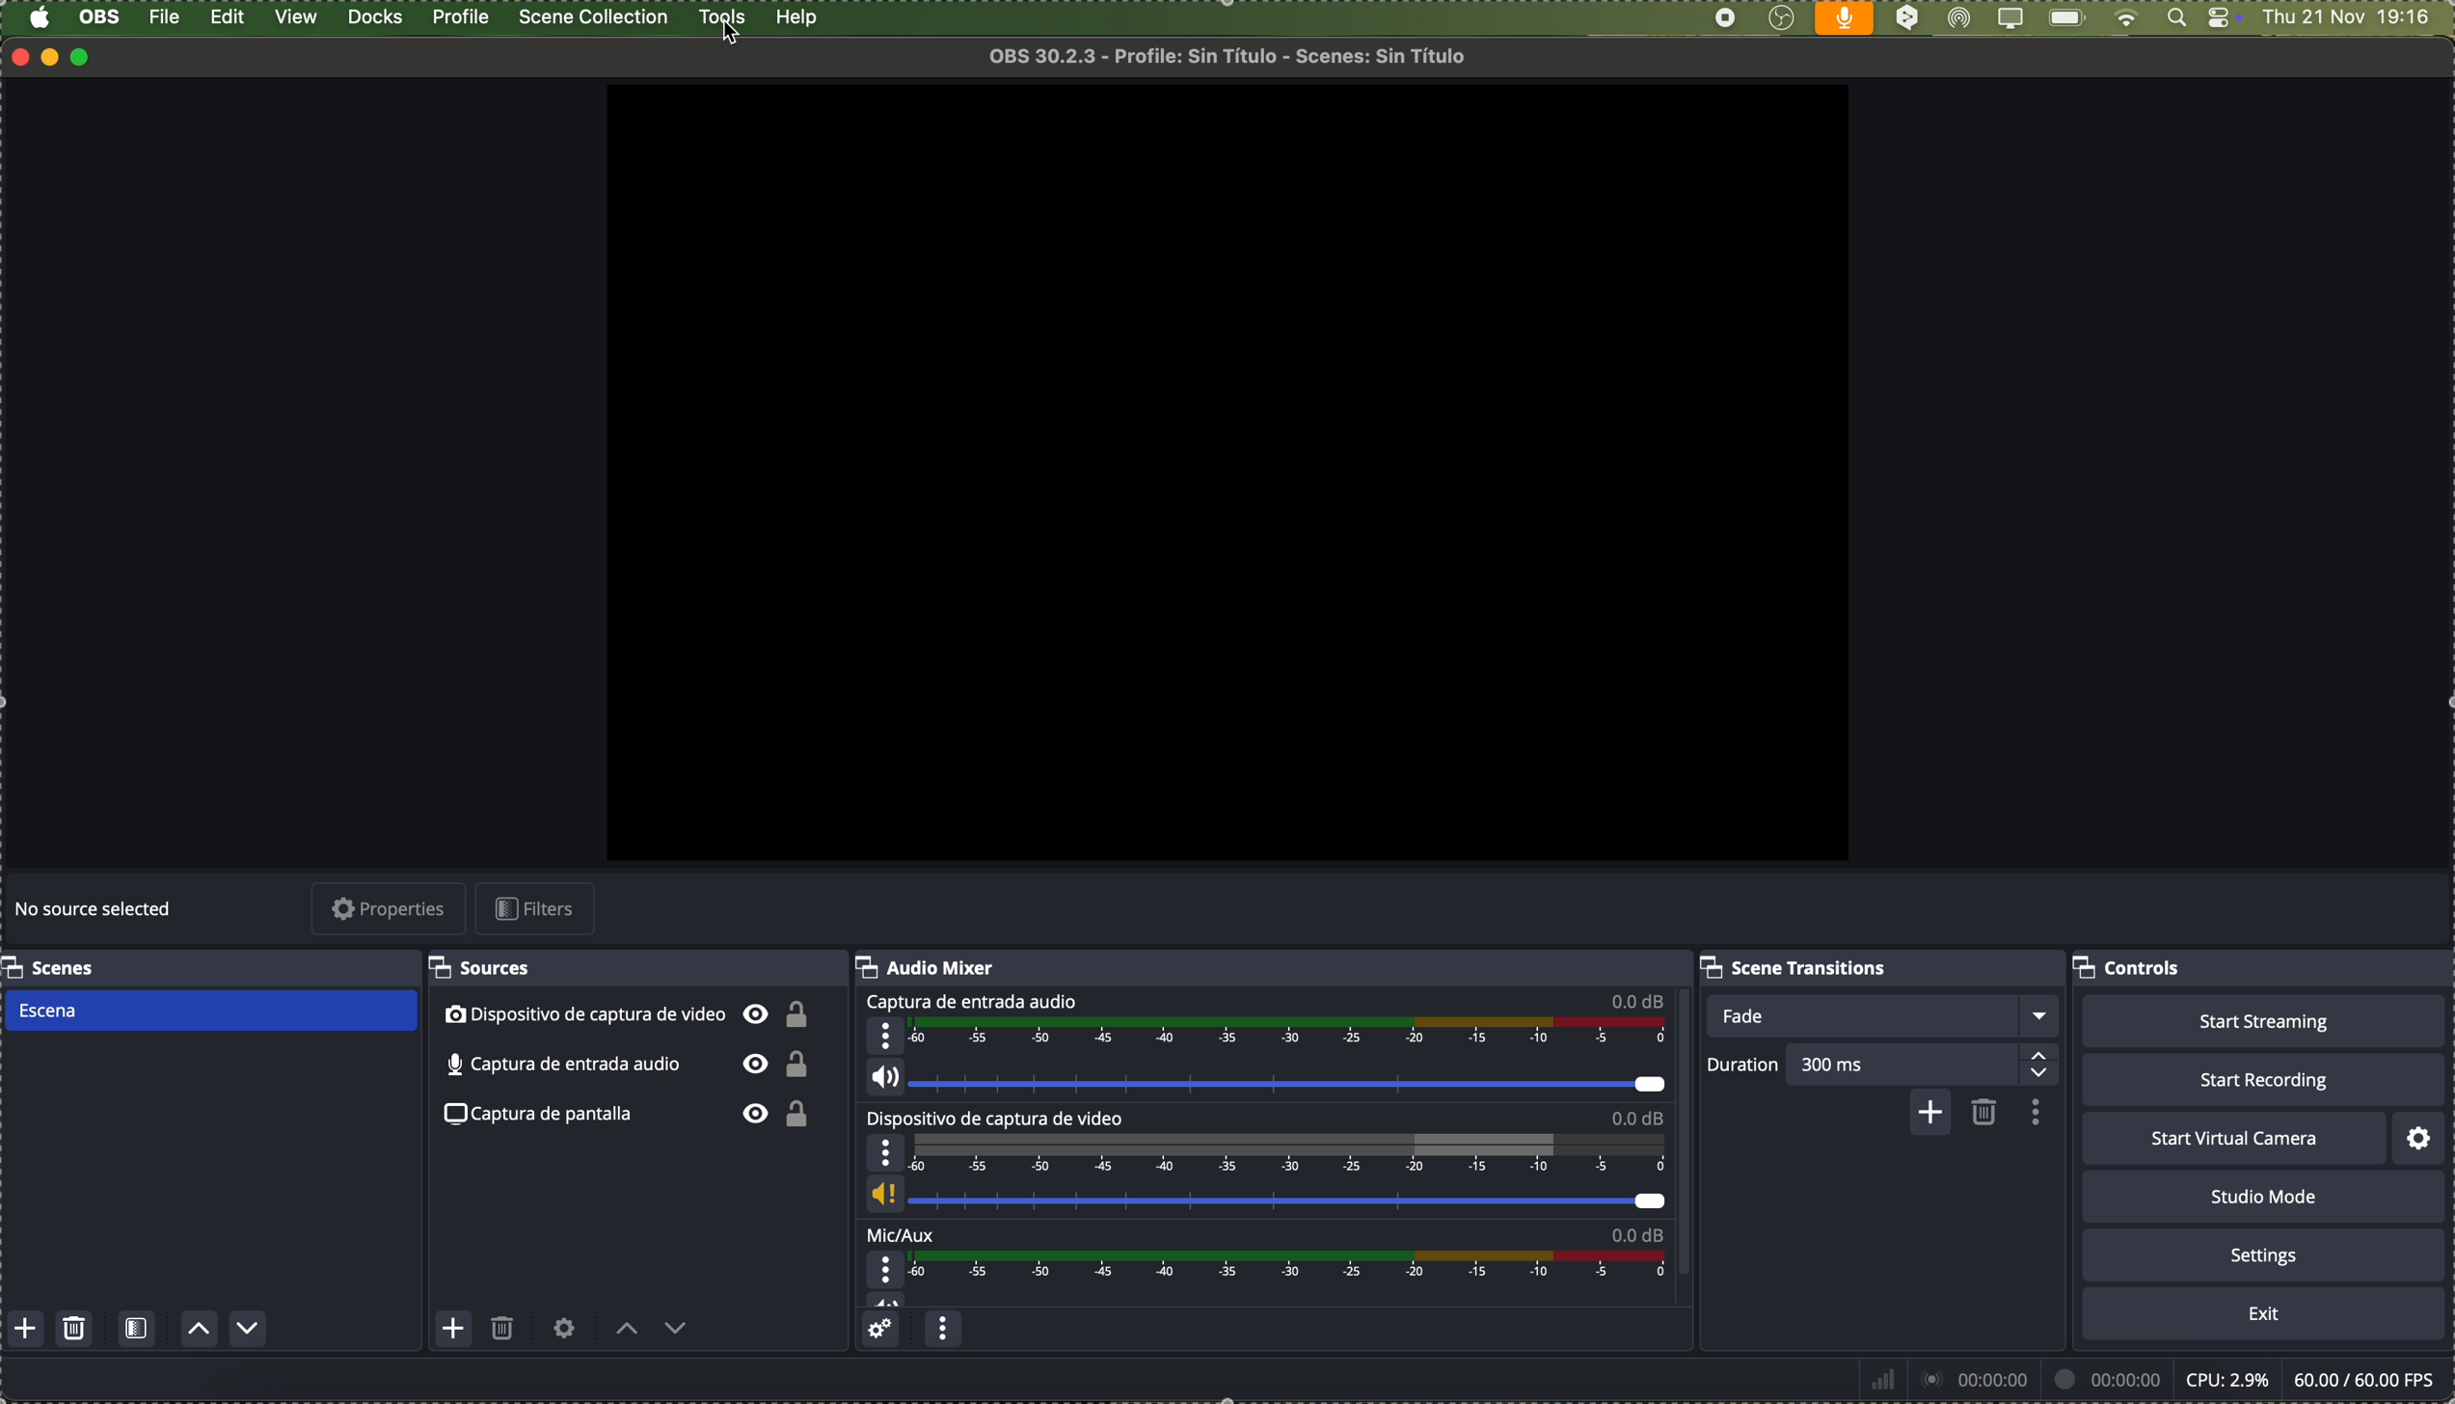  What do you see at coordinates (1261, 1043) in the screenshot?
I see `audio input capture` at bounding box center [1261, 1043].